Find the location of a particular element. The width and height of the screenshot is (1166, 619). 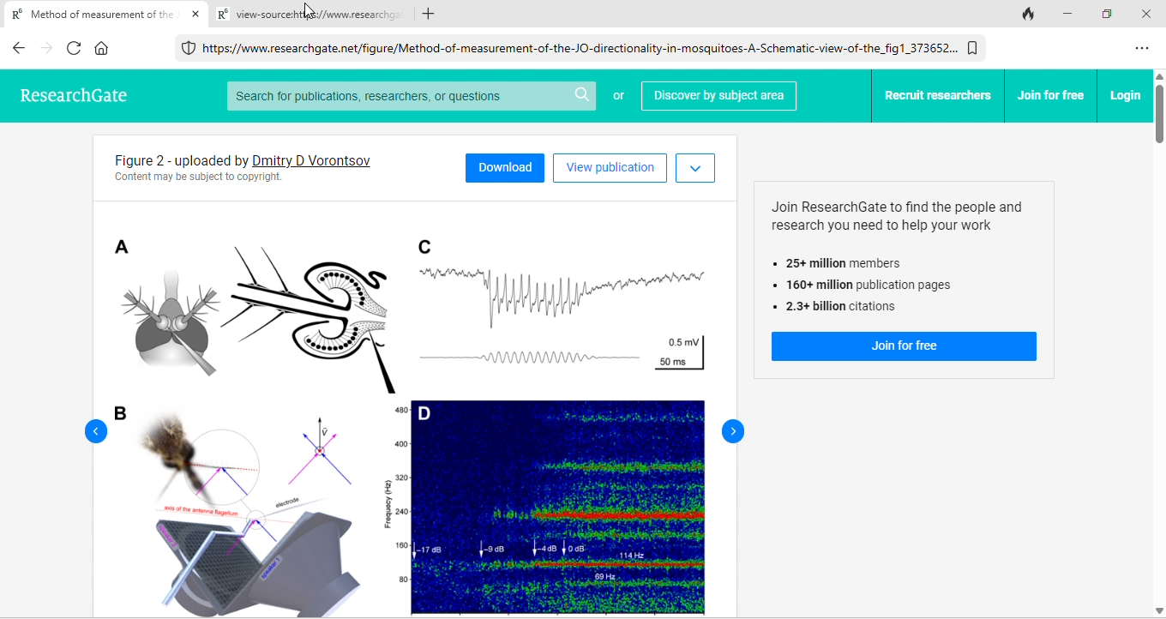

add is located at coordinates (431, 15).